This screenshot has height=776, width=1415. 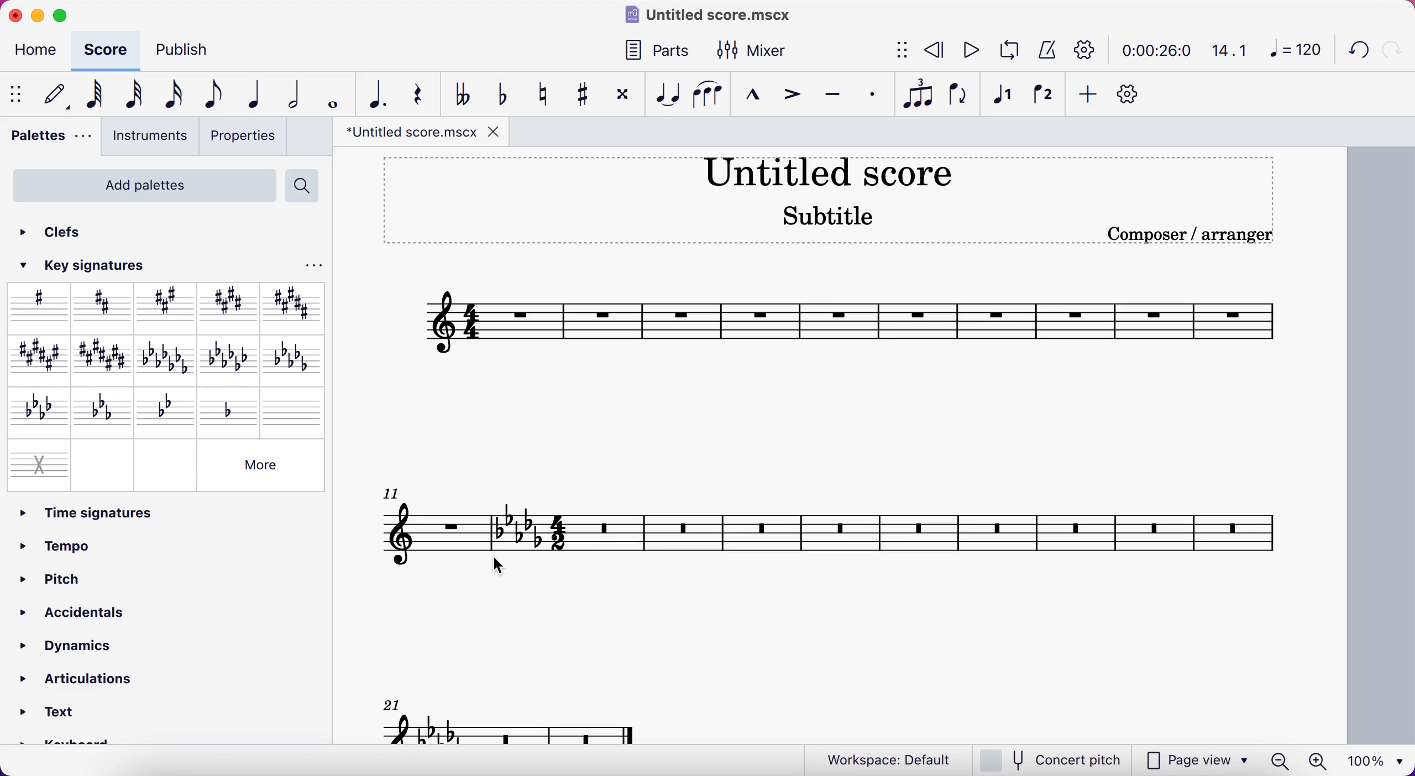 I want to click on publish, so click(x=187, y=50).